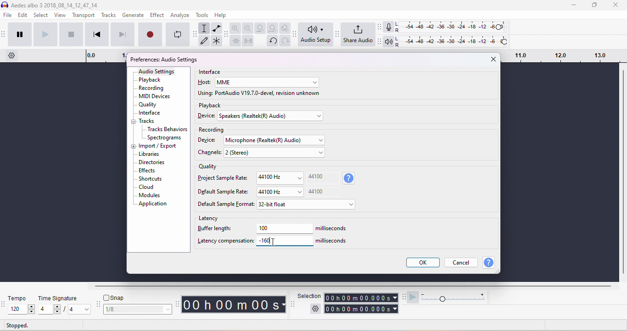 The height and width of the screenshot is (331, 627). What do you see at coordinates (8, 16) in the screenshot?
I see `file` at bounding box center [8, 16].